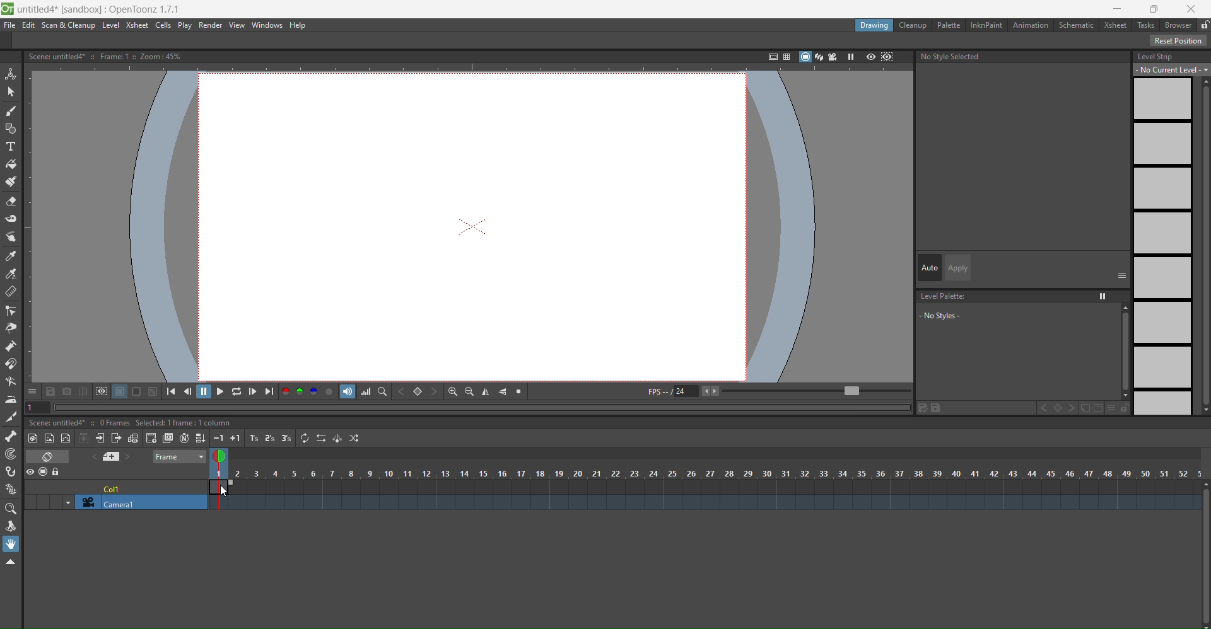  I want to click on minimise, so click(1118, 9).